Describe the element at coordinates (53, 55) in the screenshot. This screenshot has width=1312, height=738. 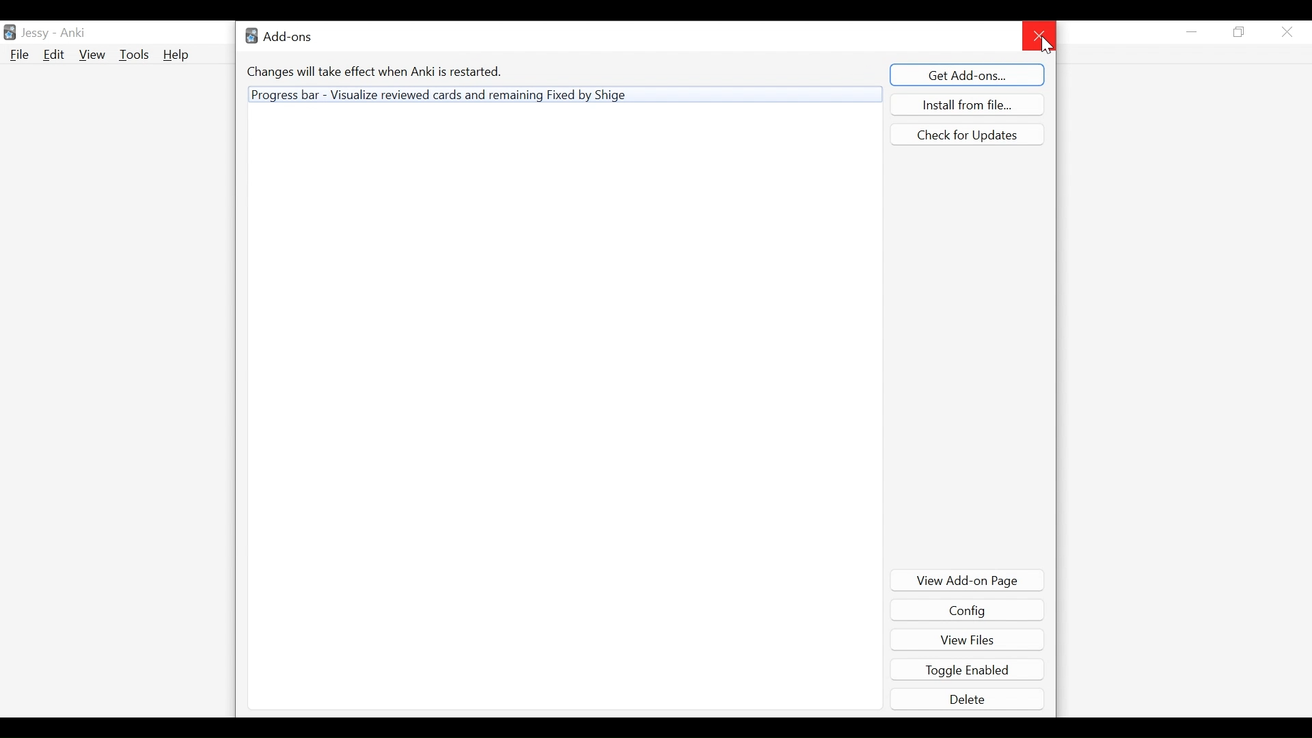
I see `Edit` at that location.